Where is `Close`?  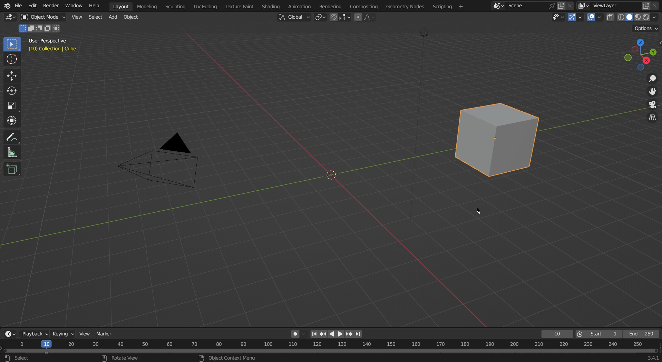 Close is located at coordinates (657, 6).